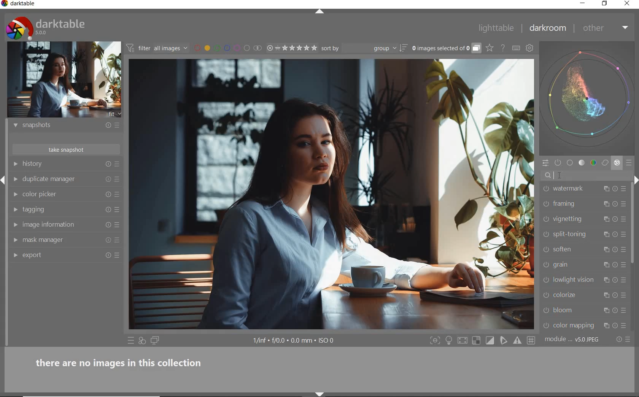 The image size is (639, 397). Describe the element at coordinates (364, 48) in the screenshot. I see `sort` at that location.